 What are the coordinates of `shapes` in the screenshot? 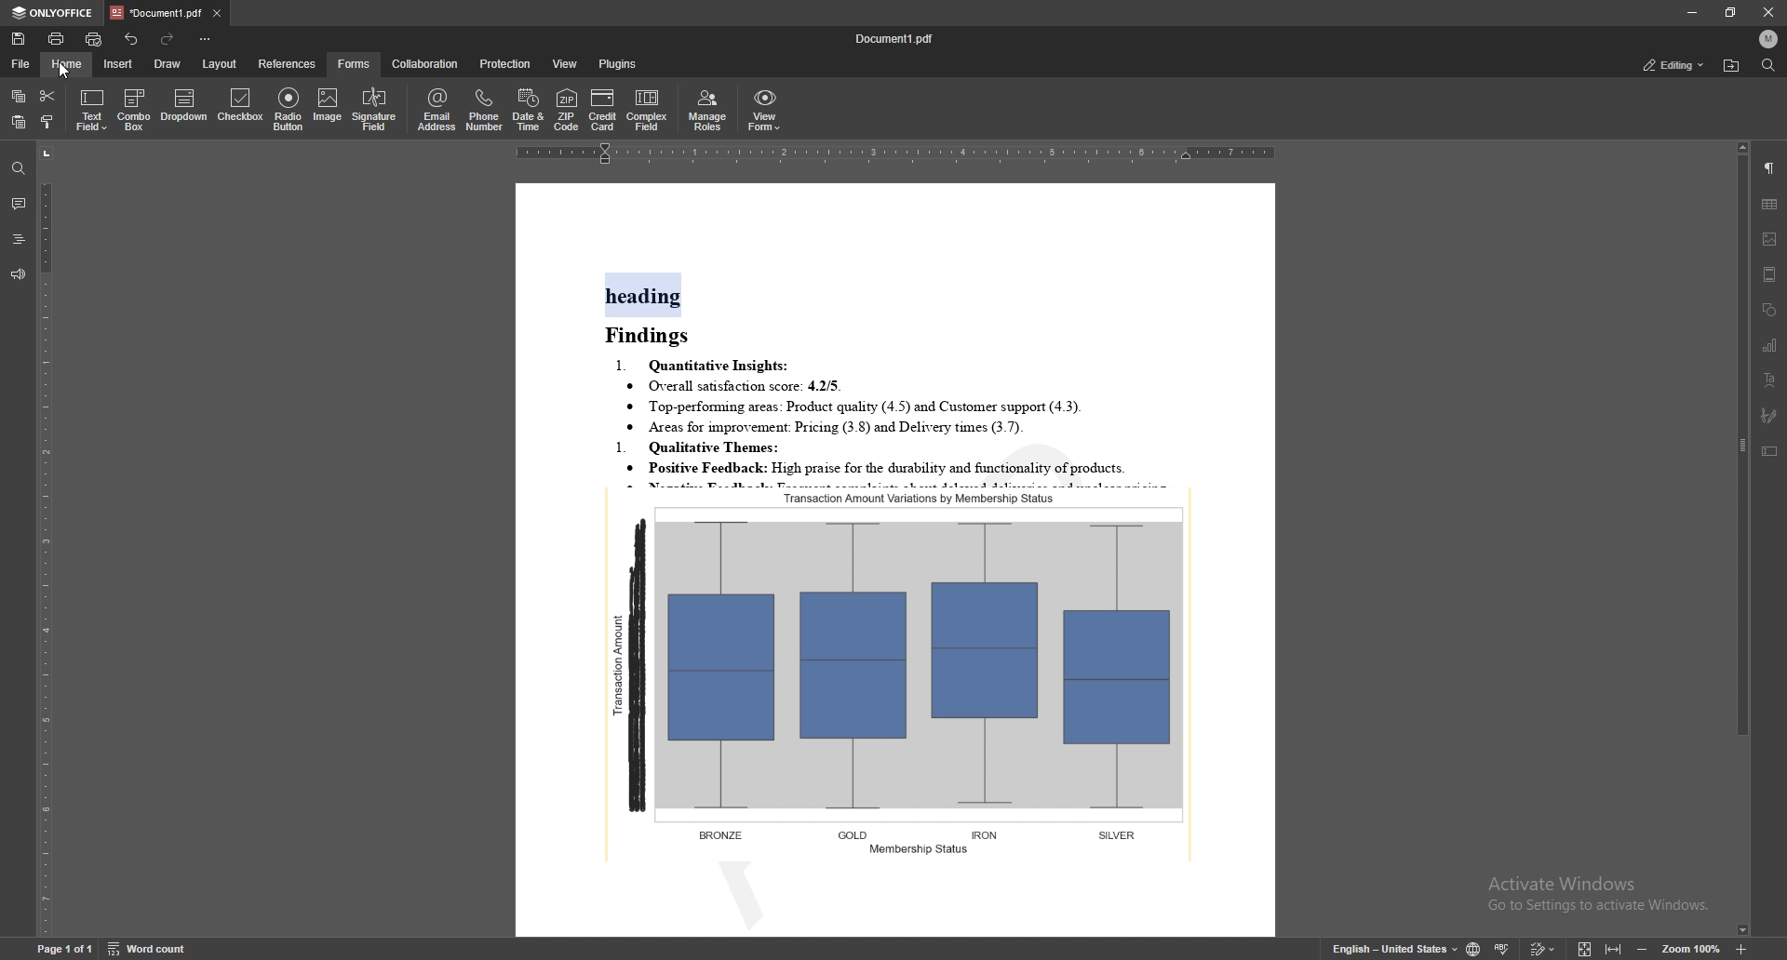 It's located at (1771, 311).